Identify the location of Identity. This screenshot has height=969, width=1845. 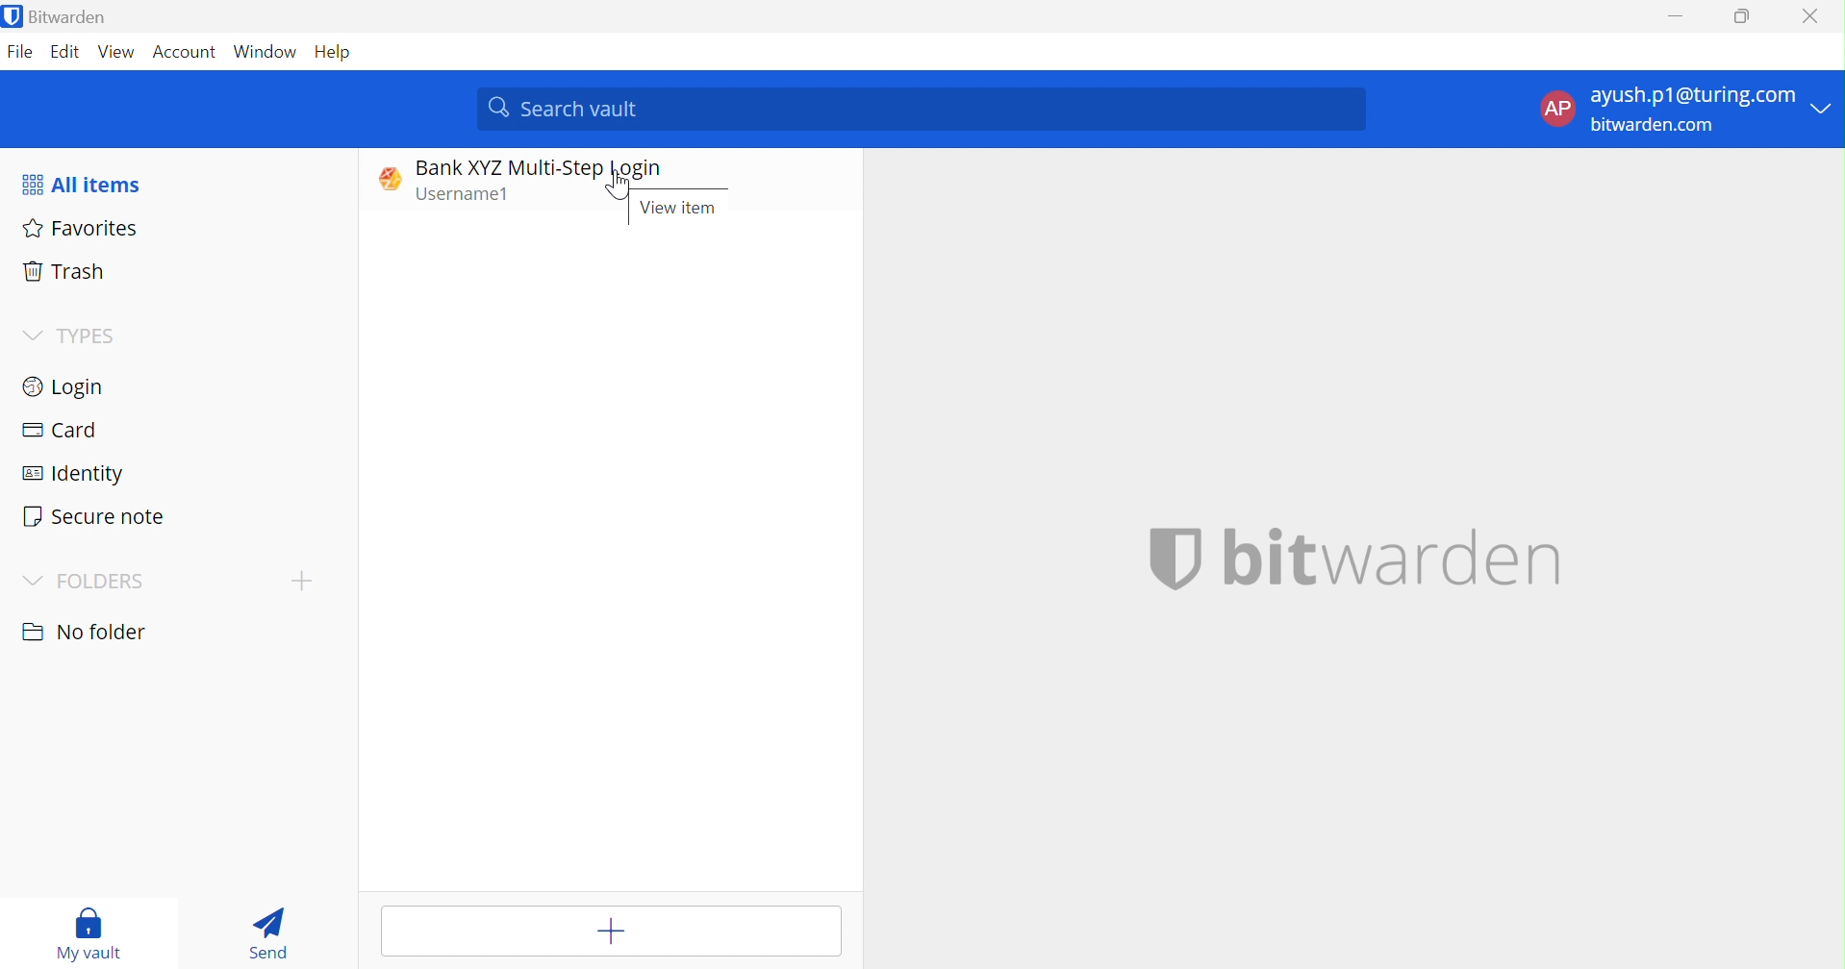
(74, 475).